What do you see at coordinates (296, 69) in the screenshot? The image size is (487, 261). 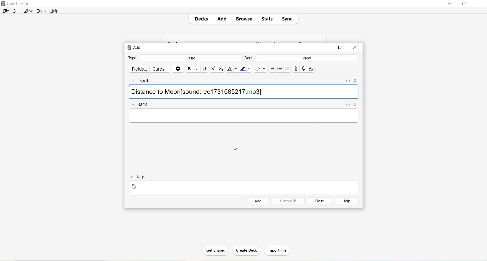 I see `Attach pictures/audio/video` at bounding box center [296, 69].